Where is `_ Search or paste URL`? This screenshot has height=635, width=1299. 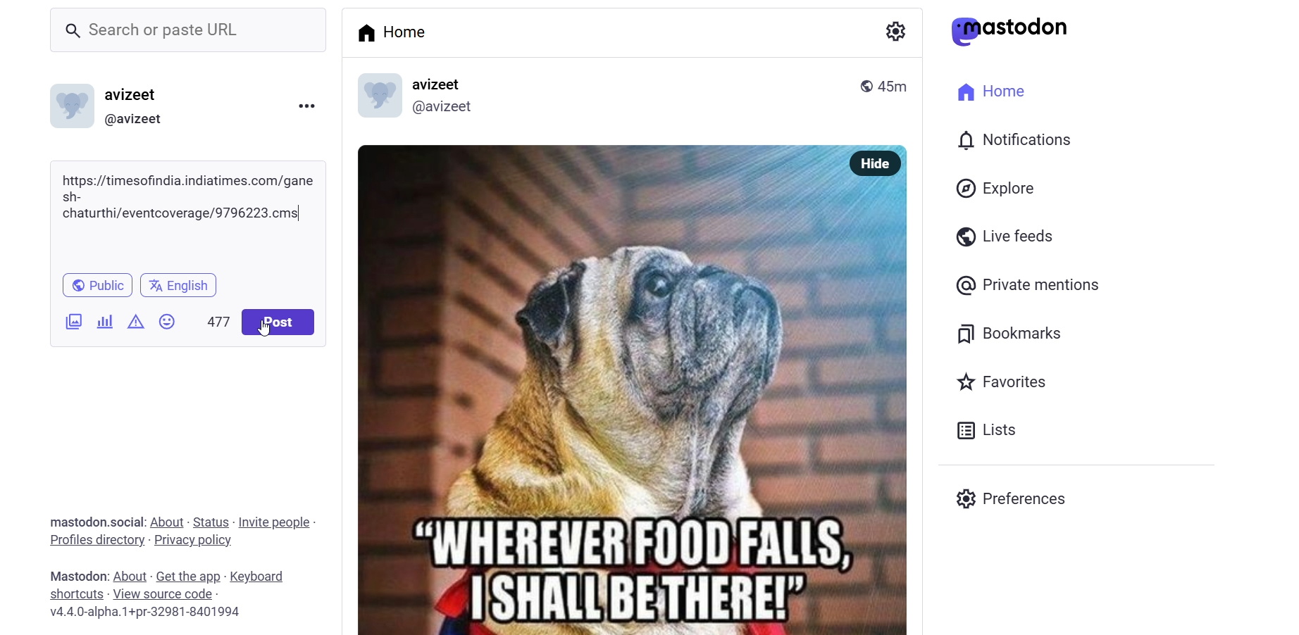 _ Search or paste URL is located at coordinates (168, 29).